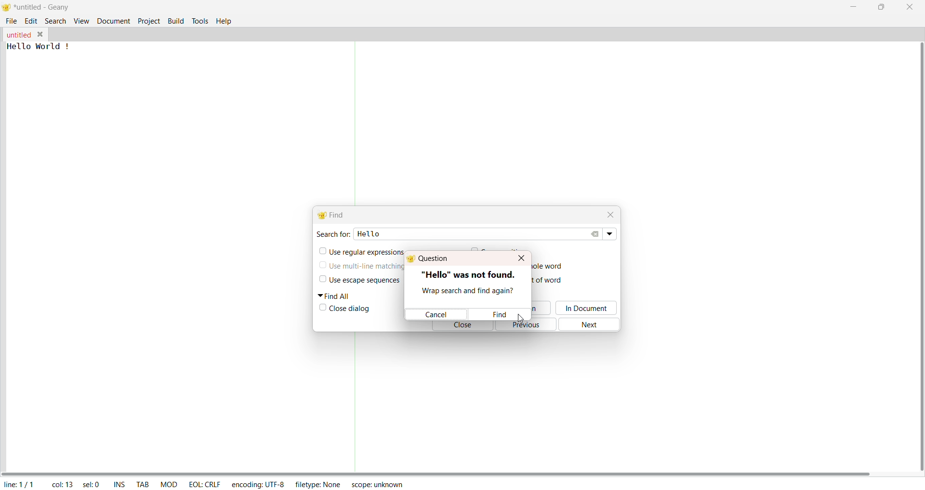  Describe the element at coordinates (40, 34) in the screenshot. I see `Close File` at that location.